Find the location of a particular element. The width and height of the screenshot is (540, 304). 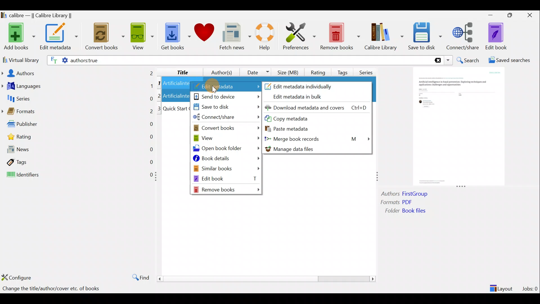

Rating is located at coordinates (318, 71).